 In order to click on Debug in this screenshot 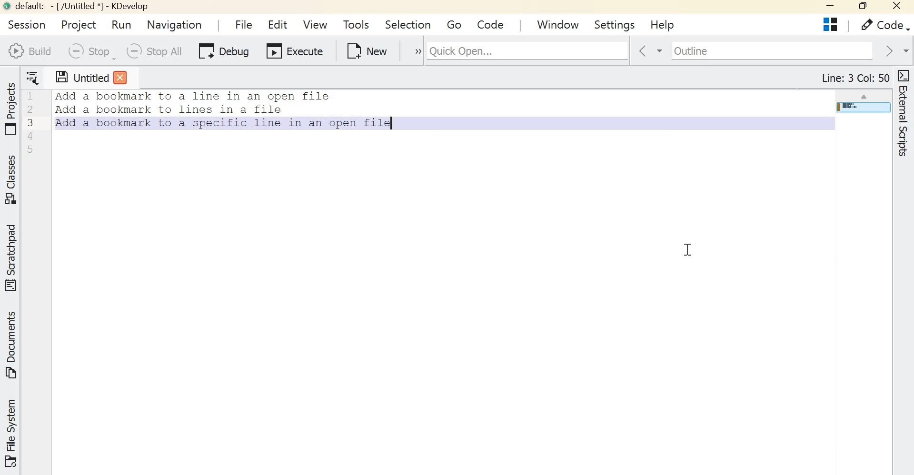, I will do `click(222, 50)`.